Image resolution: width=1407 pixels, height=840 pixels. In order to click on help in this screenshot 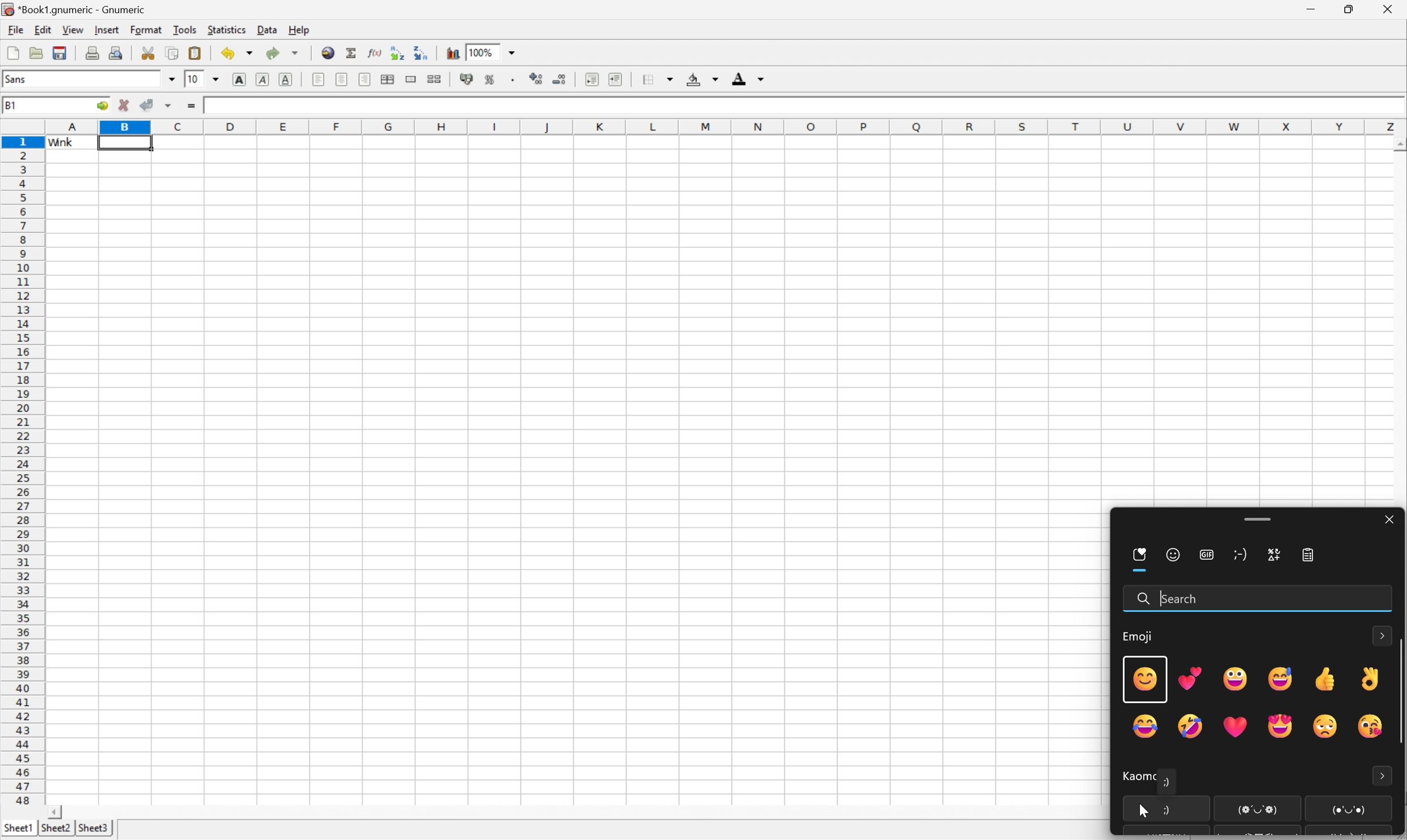, I will do `click(299, 31)`.